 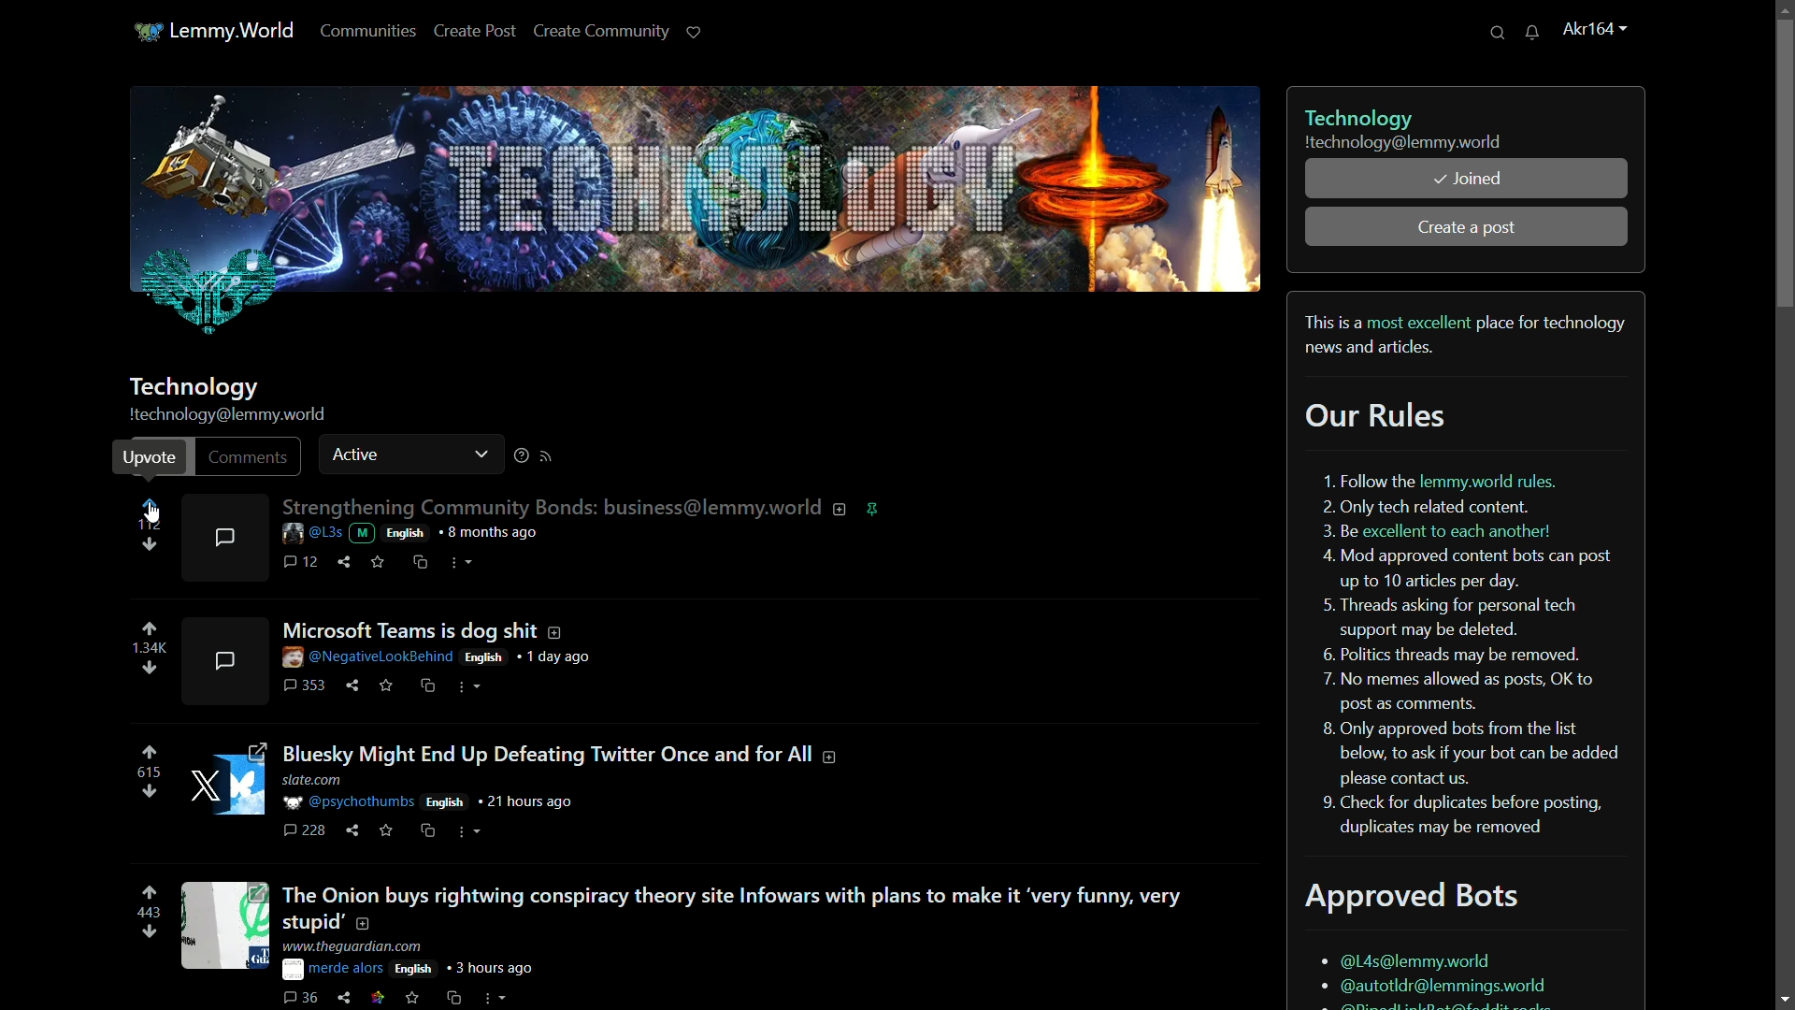 What do you see at coordinates (150, 544) in the screenshot?
I see `downvote` at bounding box center [150, 544].